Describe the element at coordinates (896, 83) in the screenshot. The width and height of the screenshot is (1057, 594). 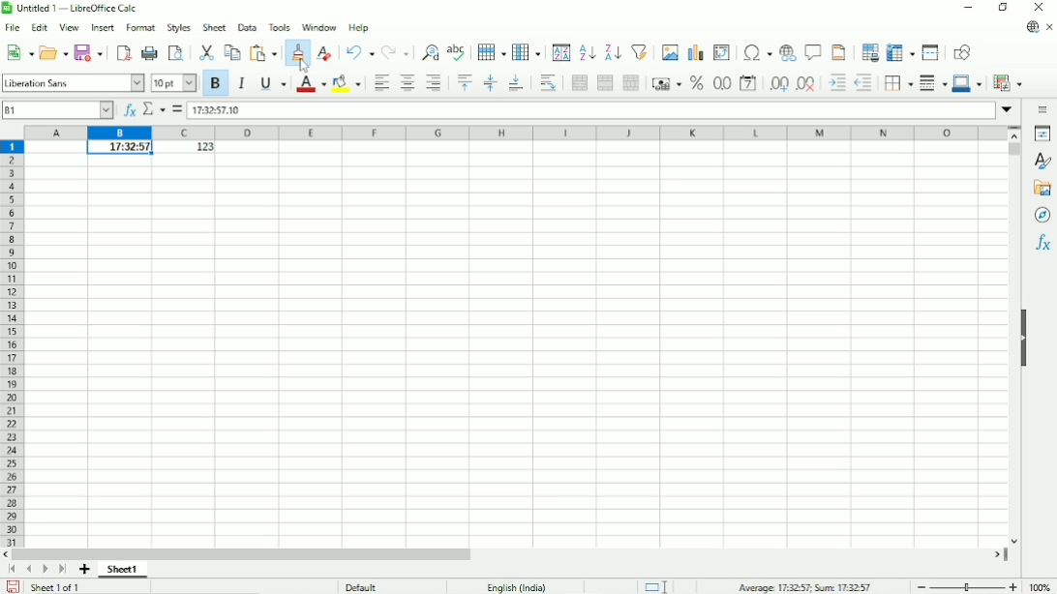
I see `Borders` at that location.